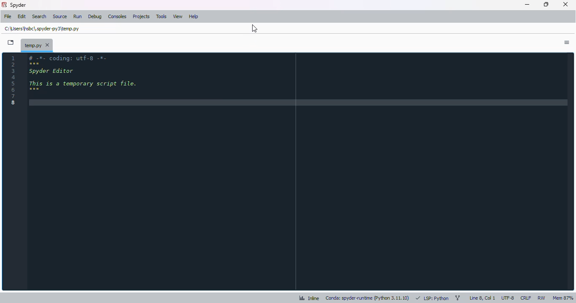 The width and height of the screenshot is (576, 303). What do you see at coordinates (59, 16) in the screenshot?
I see `source` at bounding box center [59, 16].